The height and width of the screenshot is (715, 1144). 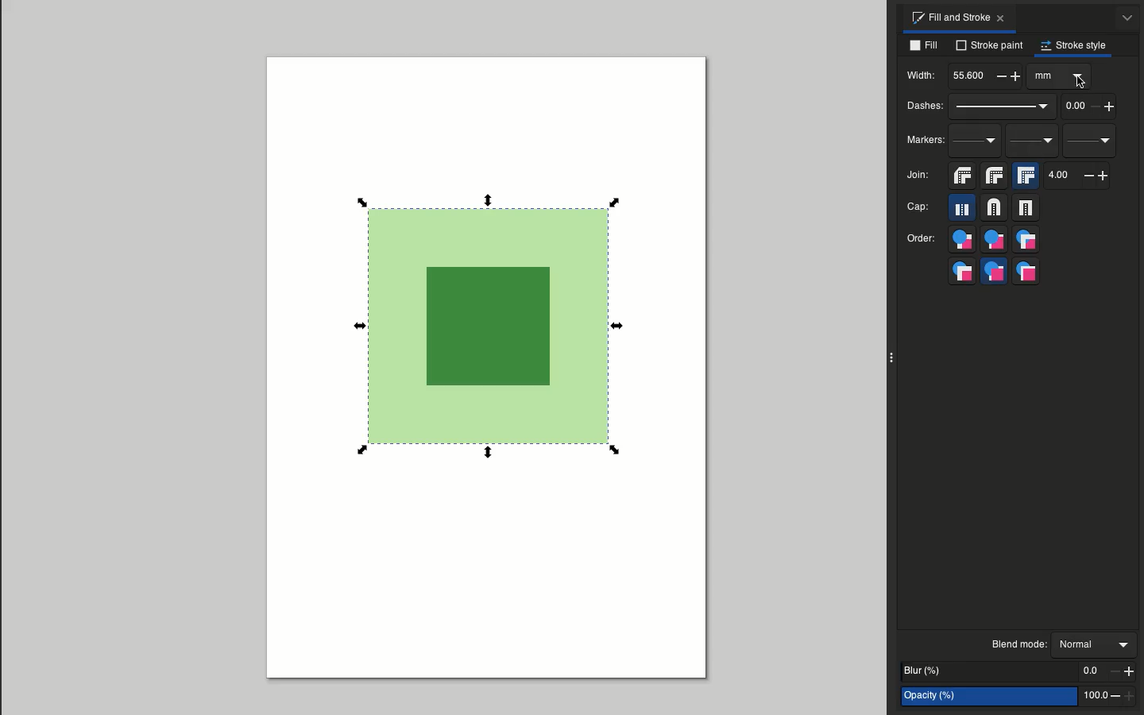 I want to click on Bevel join, so click(x=964, y=176).